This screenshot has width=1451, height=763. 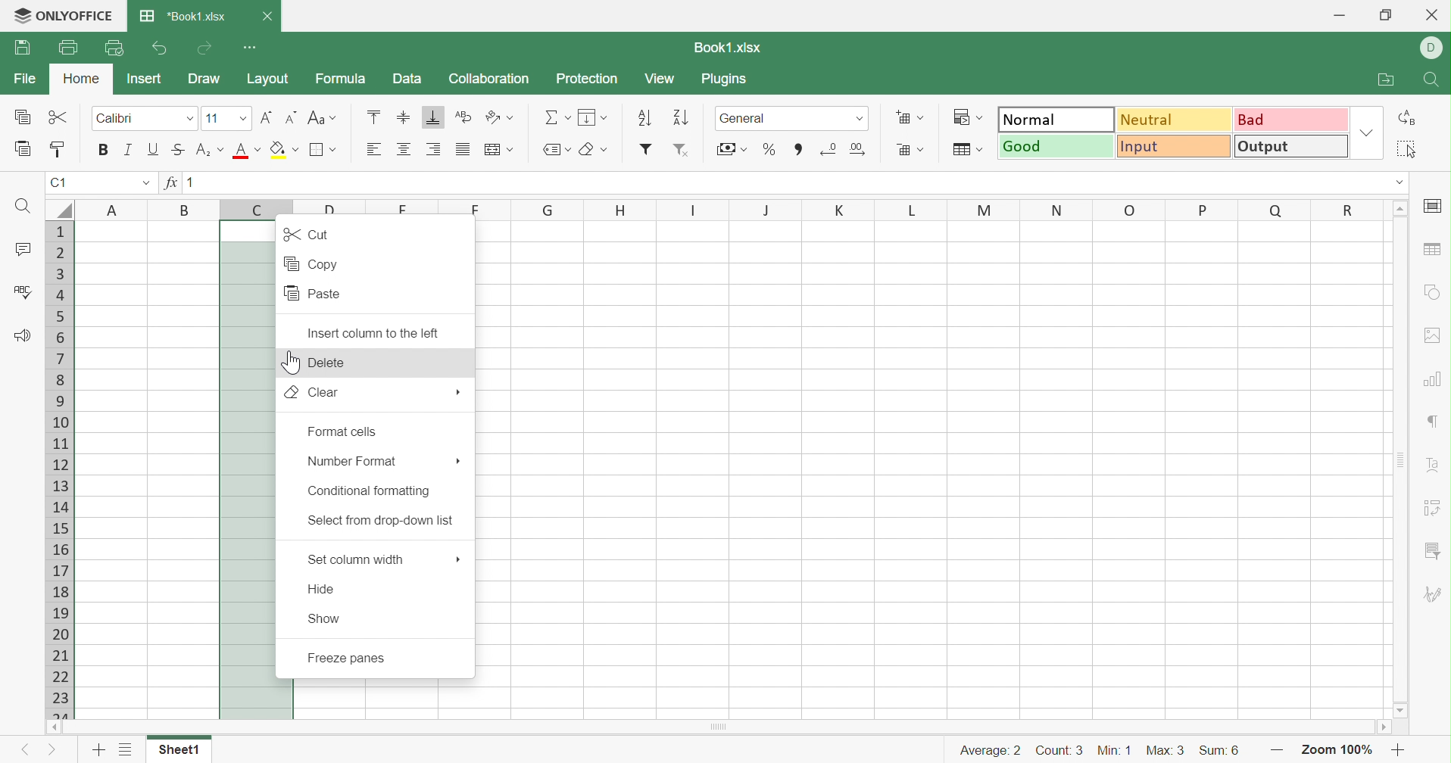 What do you see at coordinates (28, 750) in the screenshot?
I see `Previous` at bounding box center [28, 750].